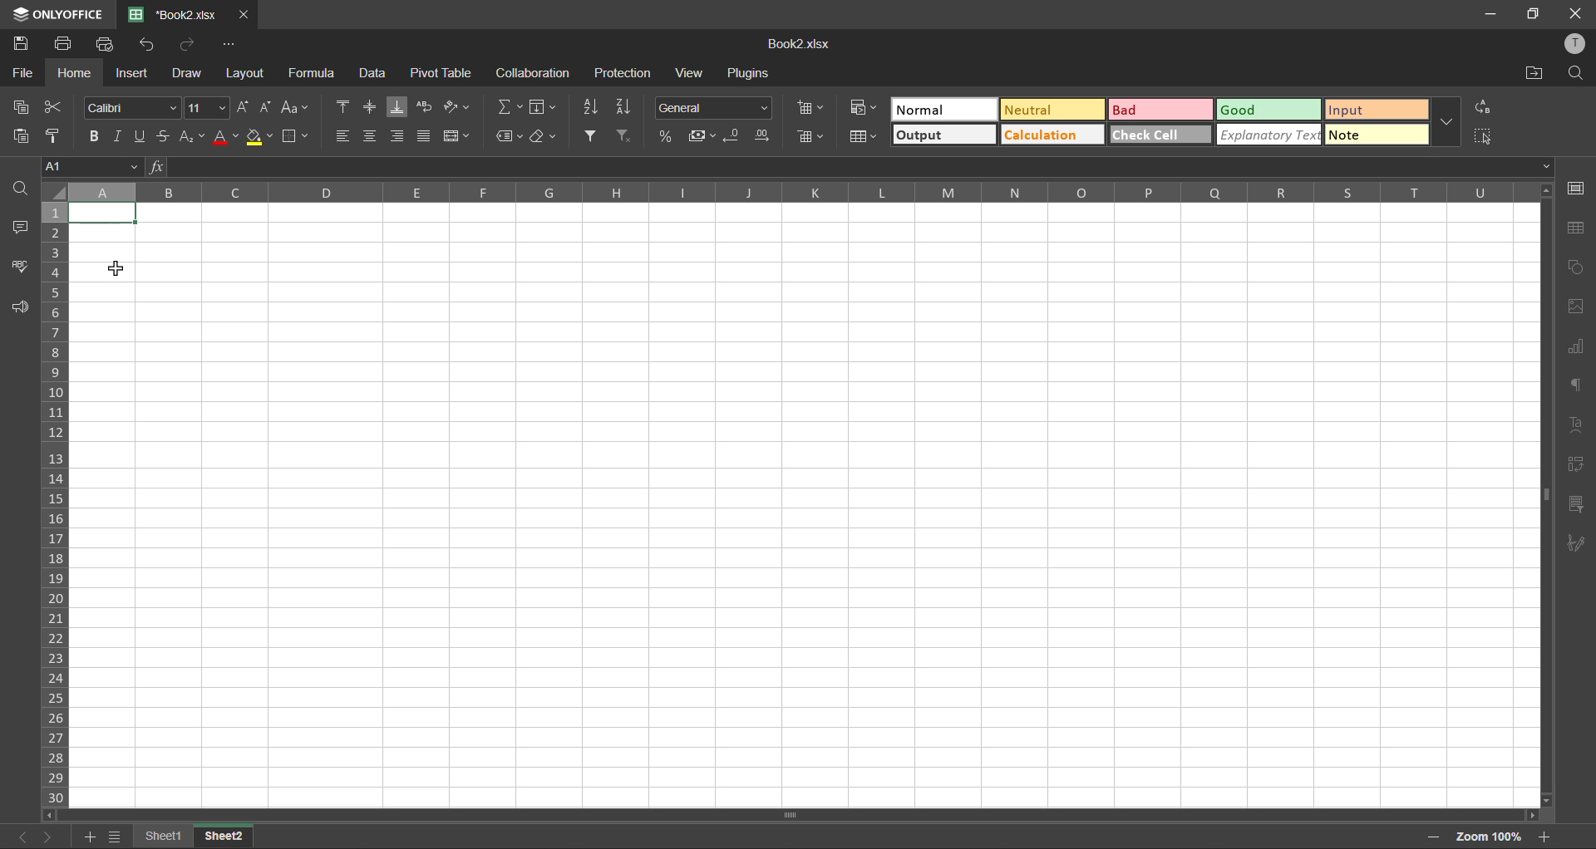 The width and height of the screenshot is (1596, 849). Describe the element at coordinates (75, 73) in the screenshot. I see `home` at that location.